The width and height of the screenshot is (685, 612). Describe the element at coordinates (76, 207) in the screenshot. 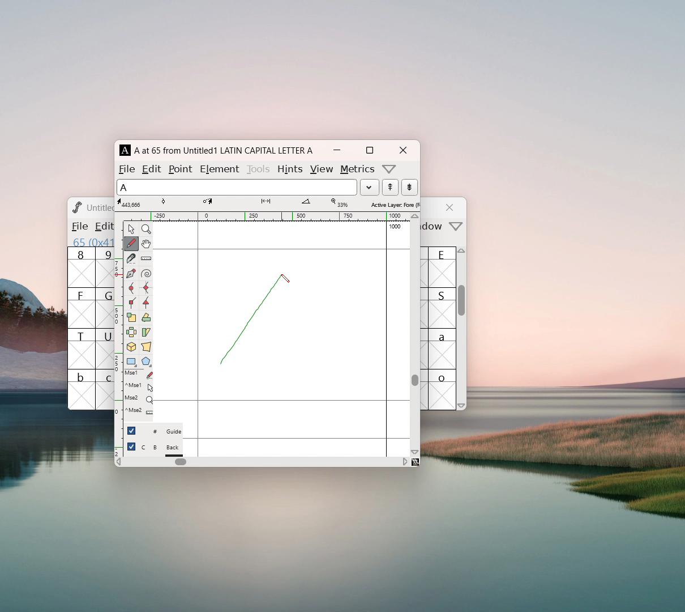

I see `logo` at that location.